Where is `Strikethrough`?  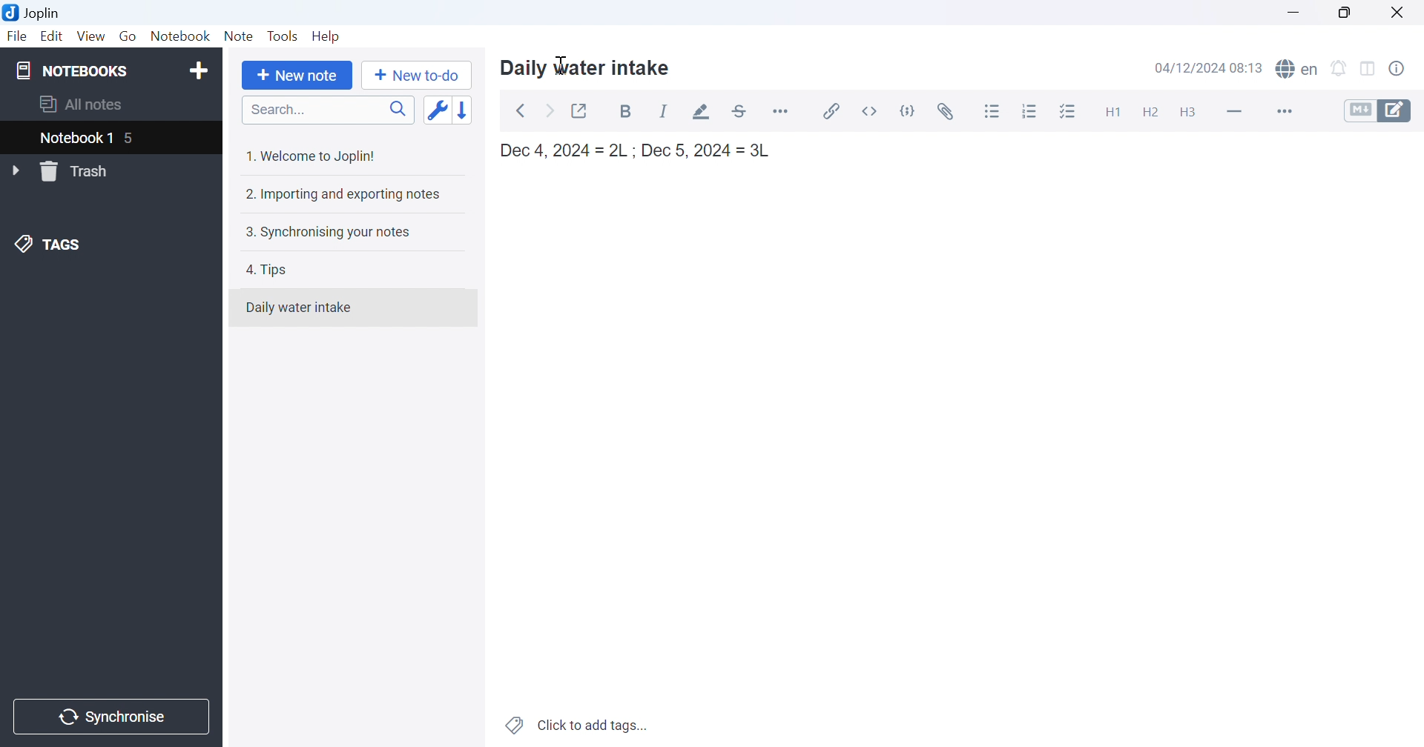 Strikethrough is located at coordinates (741, 111).